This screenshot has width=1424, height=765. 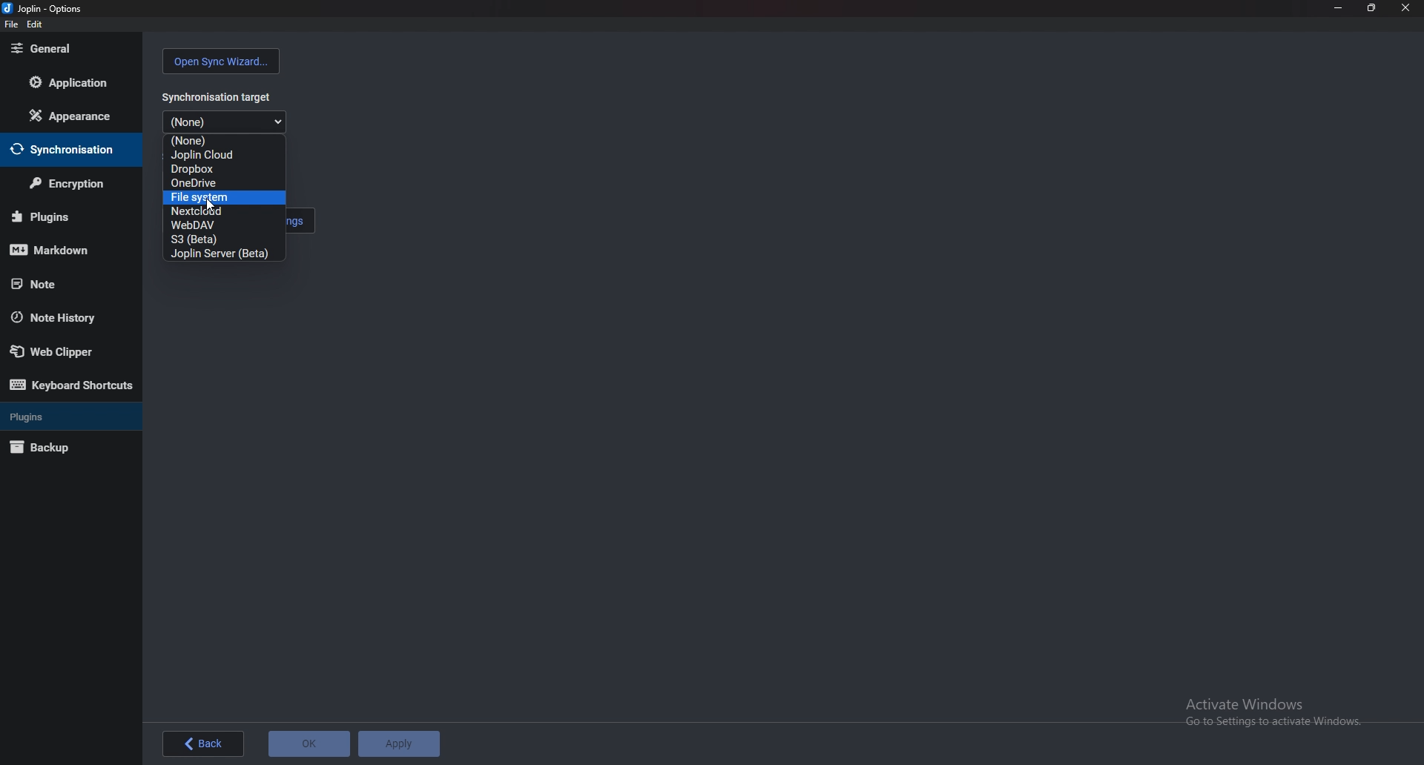 I want to click on OK, so click(x=310, y=743).